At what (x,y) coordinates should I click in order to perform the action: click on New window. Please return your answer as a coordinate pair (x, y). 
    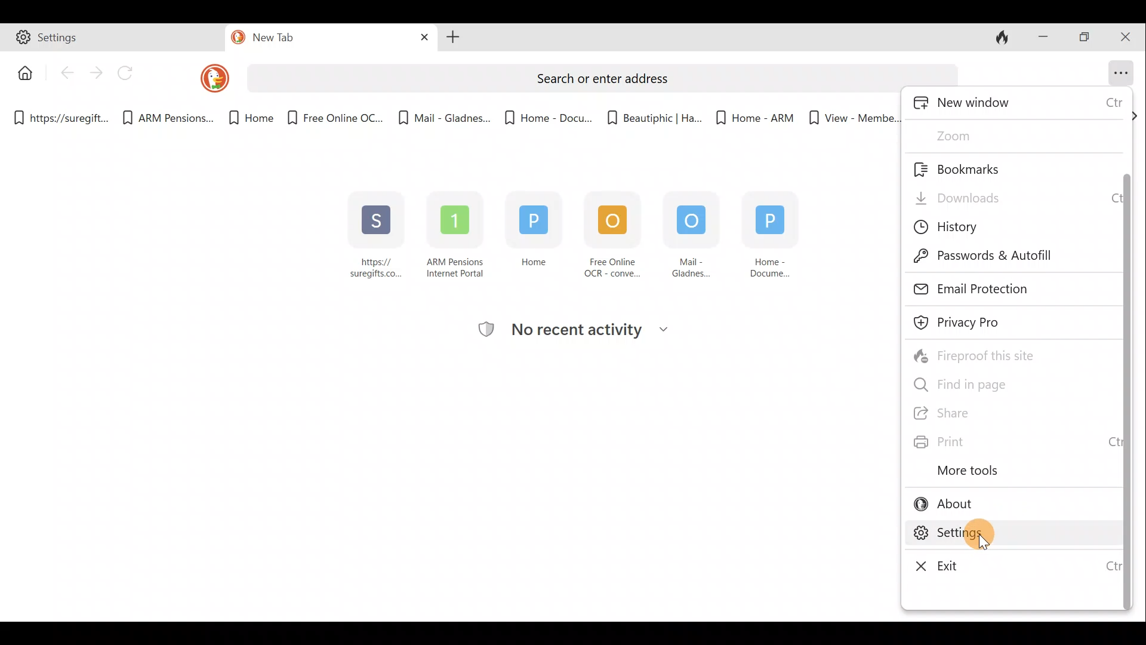
    Looking at the image, I should click on (1015, 103).